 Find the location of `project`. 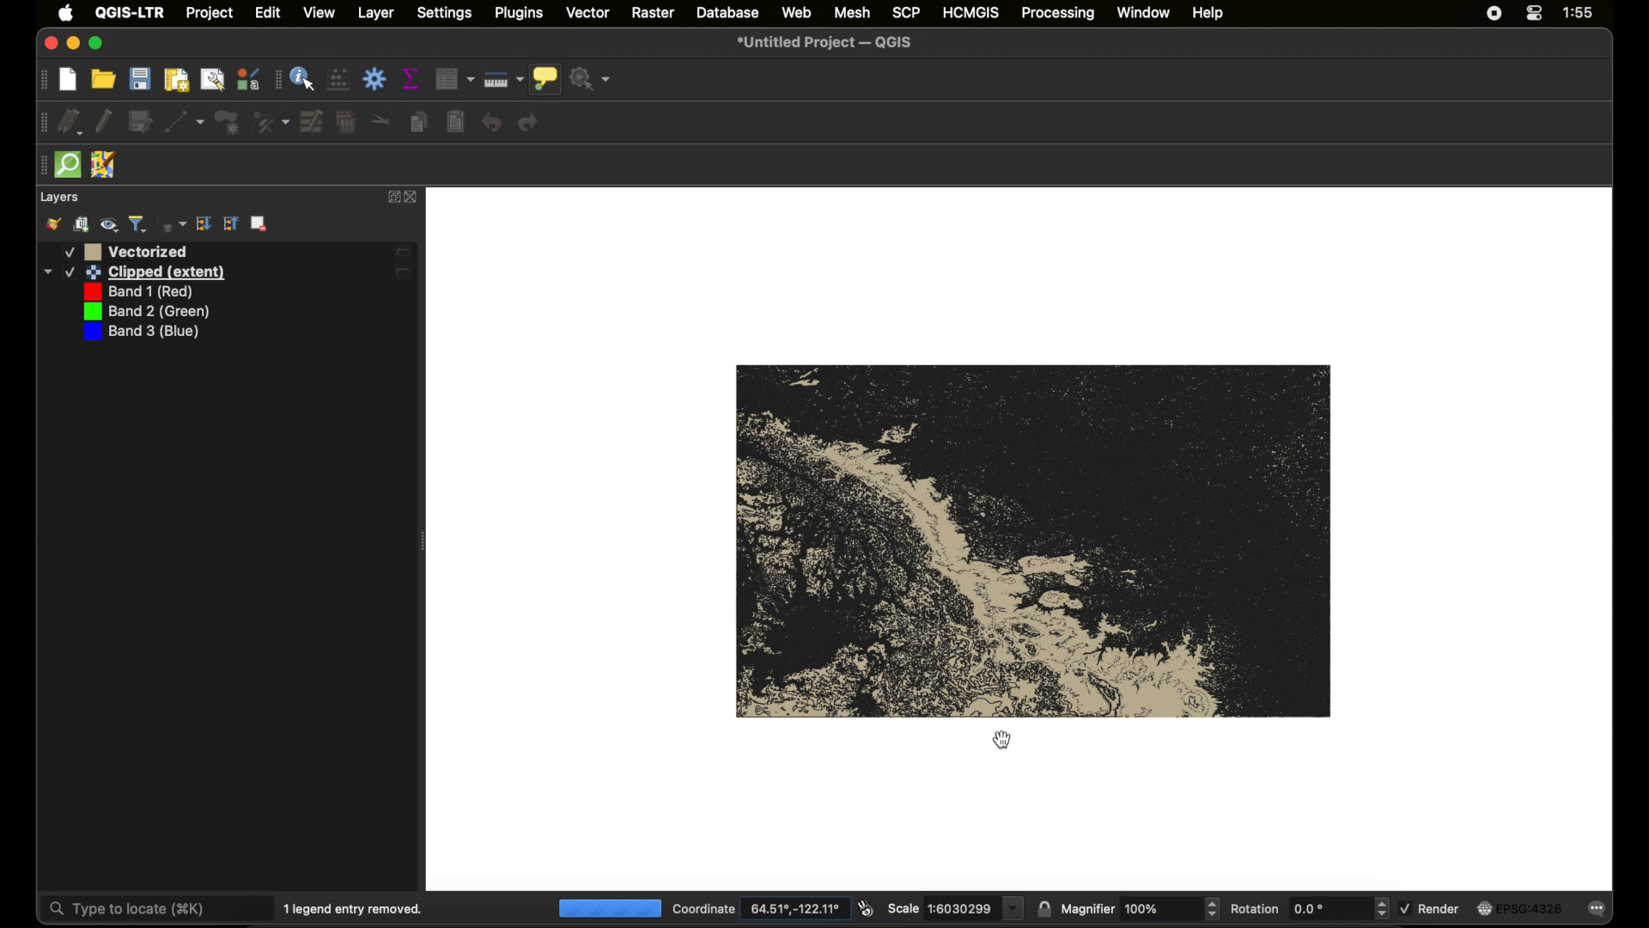

project is located at coordinates (210, 14).